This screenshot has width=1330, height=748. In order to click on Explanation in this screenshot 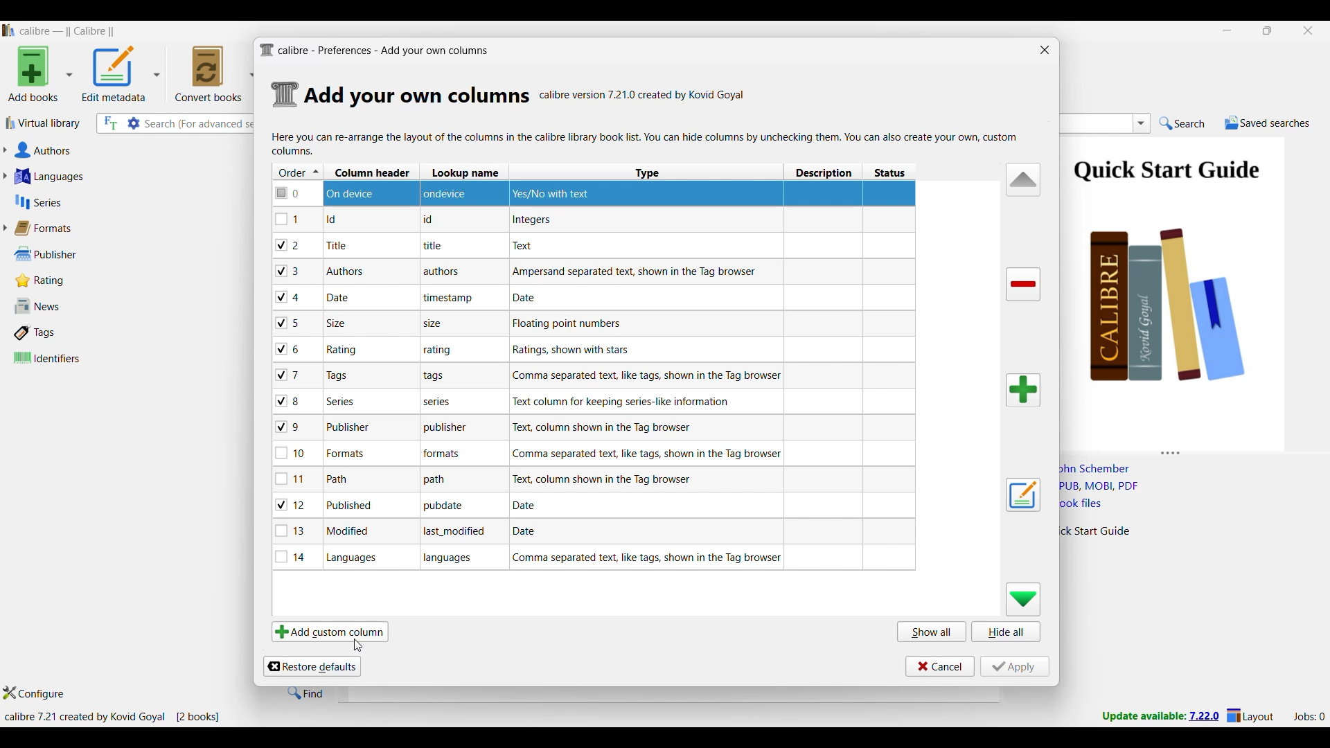, I will do `click(531, 531)`.